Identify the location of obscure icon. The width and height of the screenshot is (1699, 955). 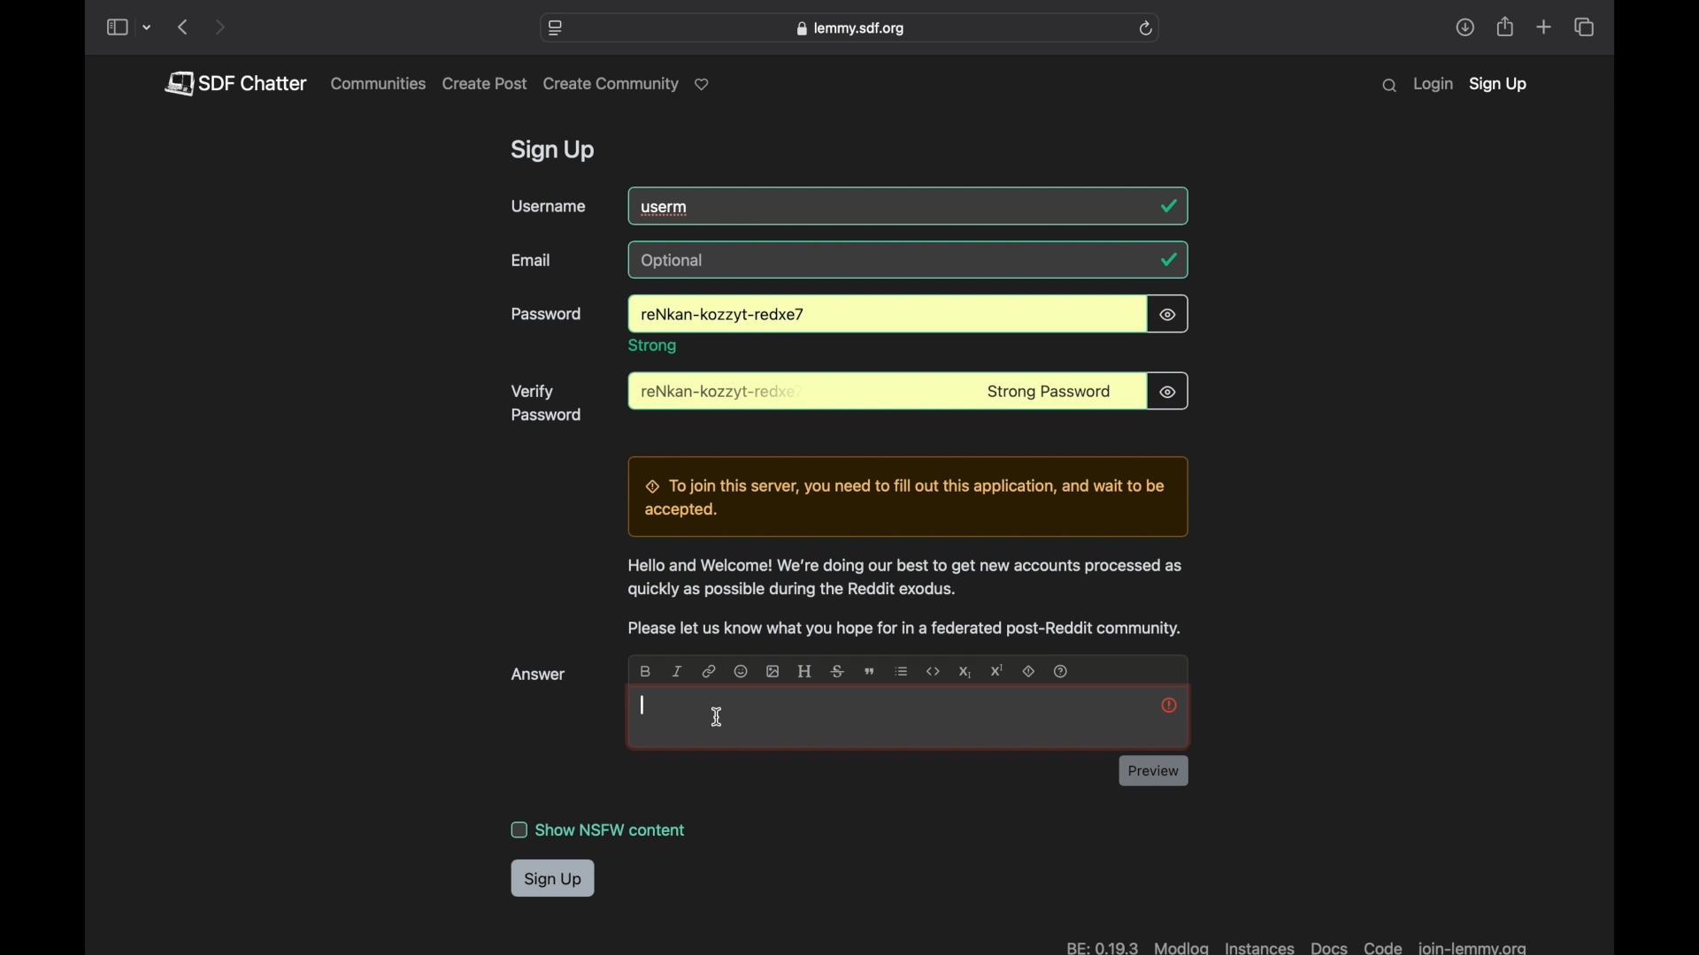
(1167, 391).